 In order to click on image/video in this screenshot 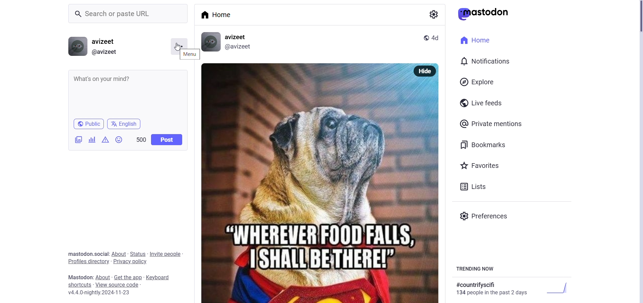, I will do `click(78, 139)`.